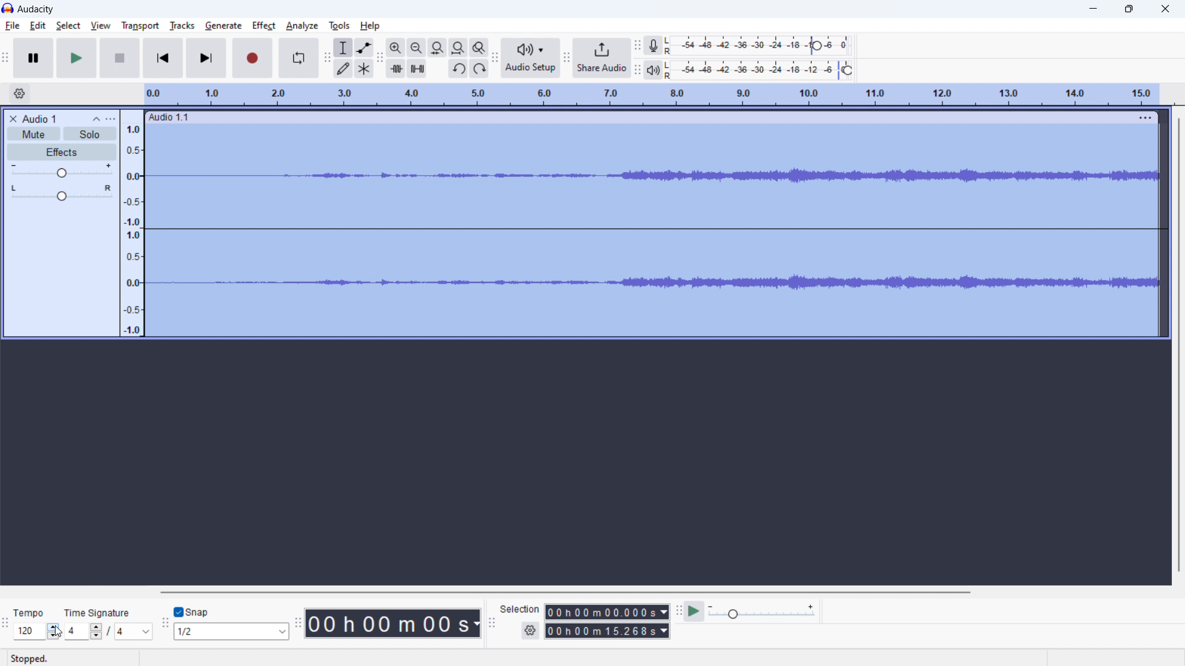  I want to click on selection tool, so click(343, 47).